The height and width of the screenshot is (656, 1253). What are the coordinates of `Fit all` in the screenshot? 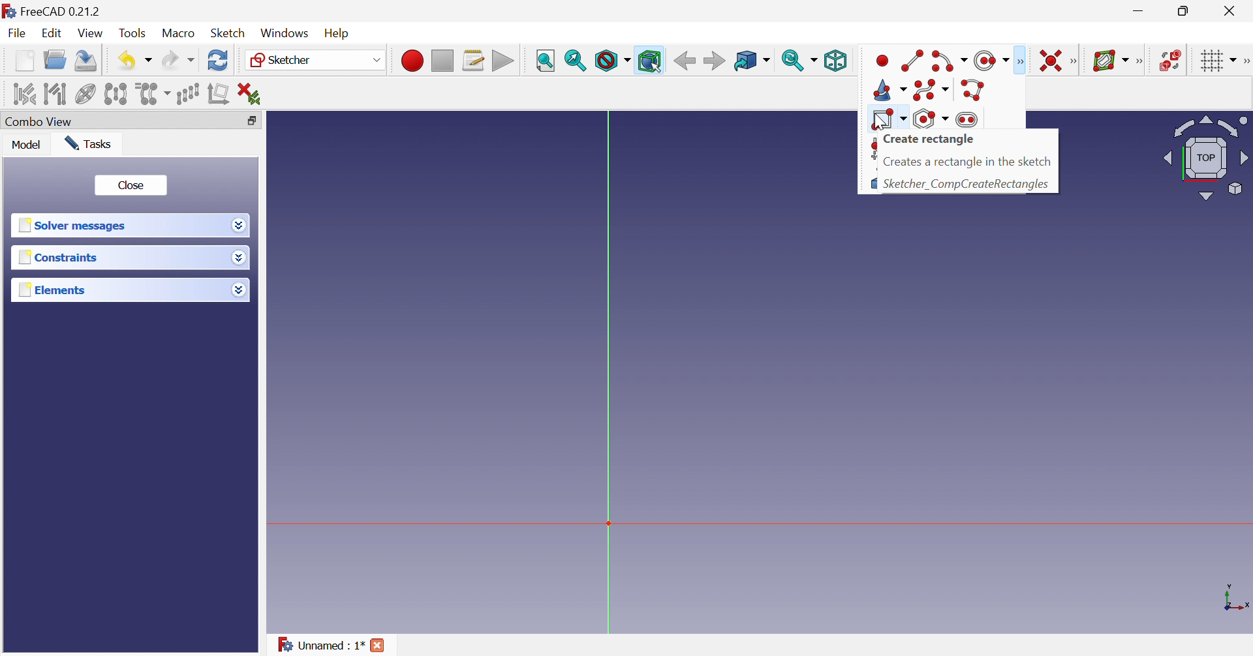 It's located at (546, 61).